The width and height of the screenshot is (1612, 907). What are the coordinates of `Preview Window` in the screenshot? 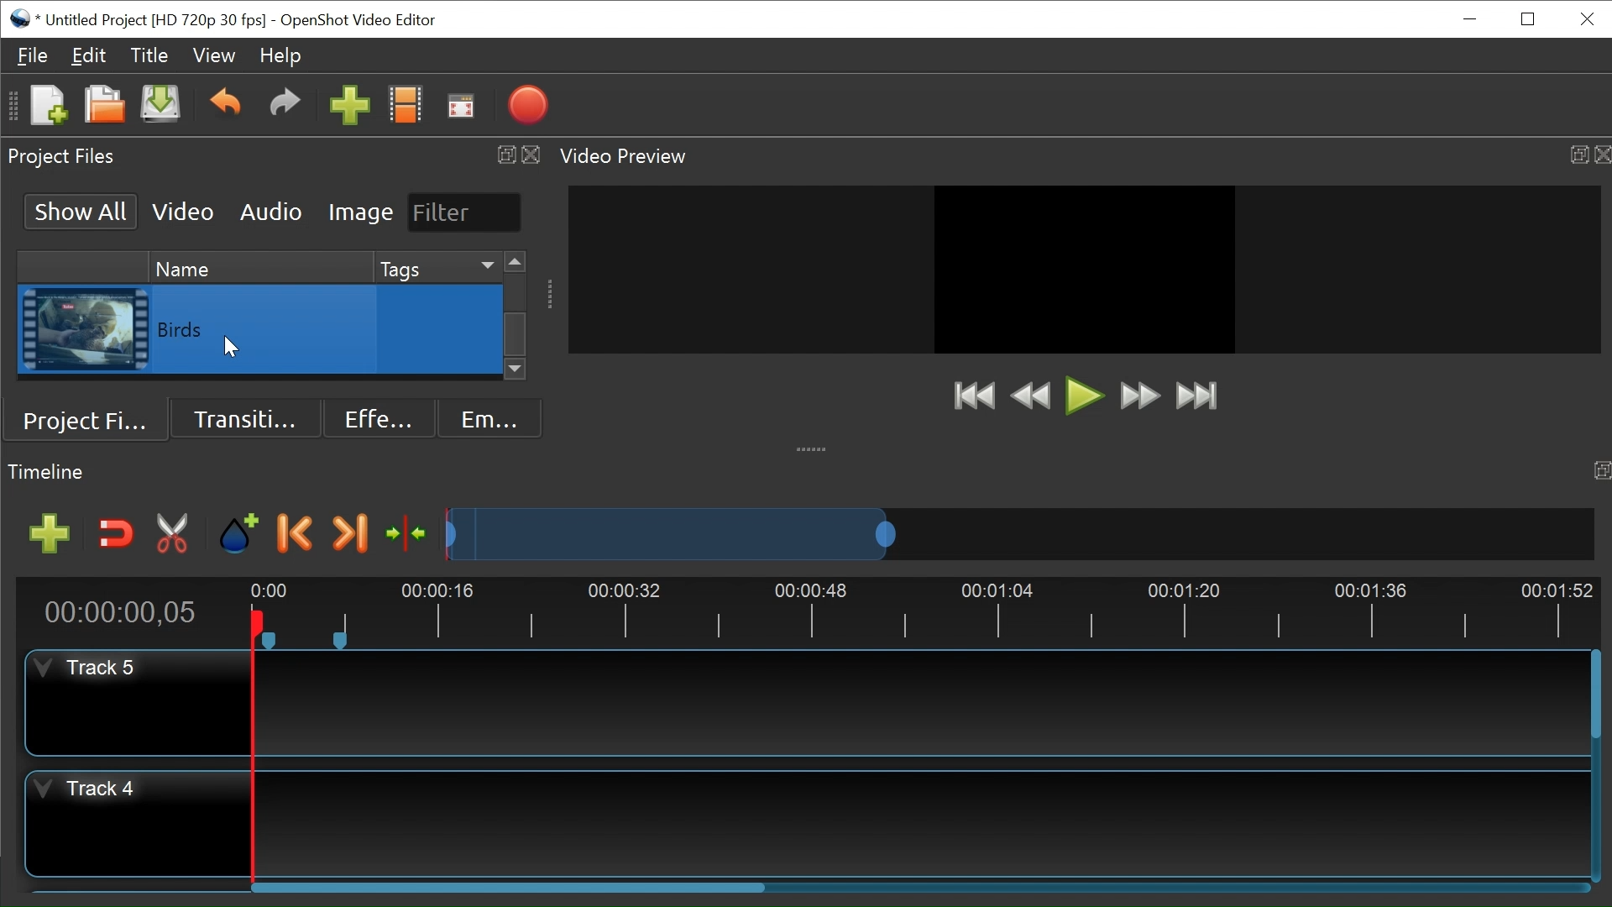 It's located at (1084, 269).